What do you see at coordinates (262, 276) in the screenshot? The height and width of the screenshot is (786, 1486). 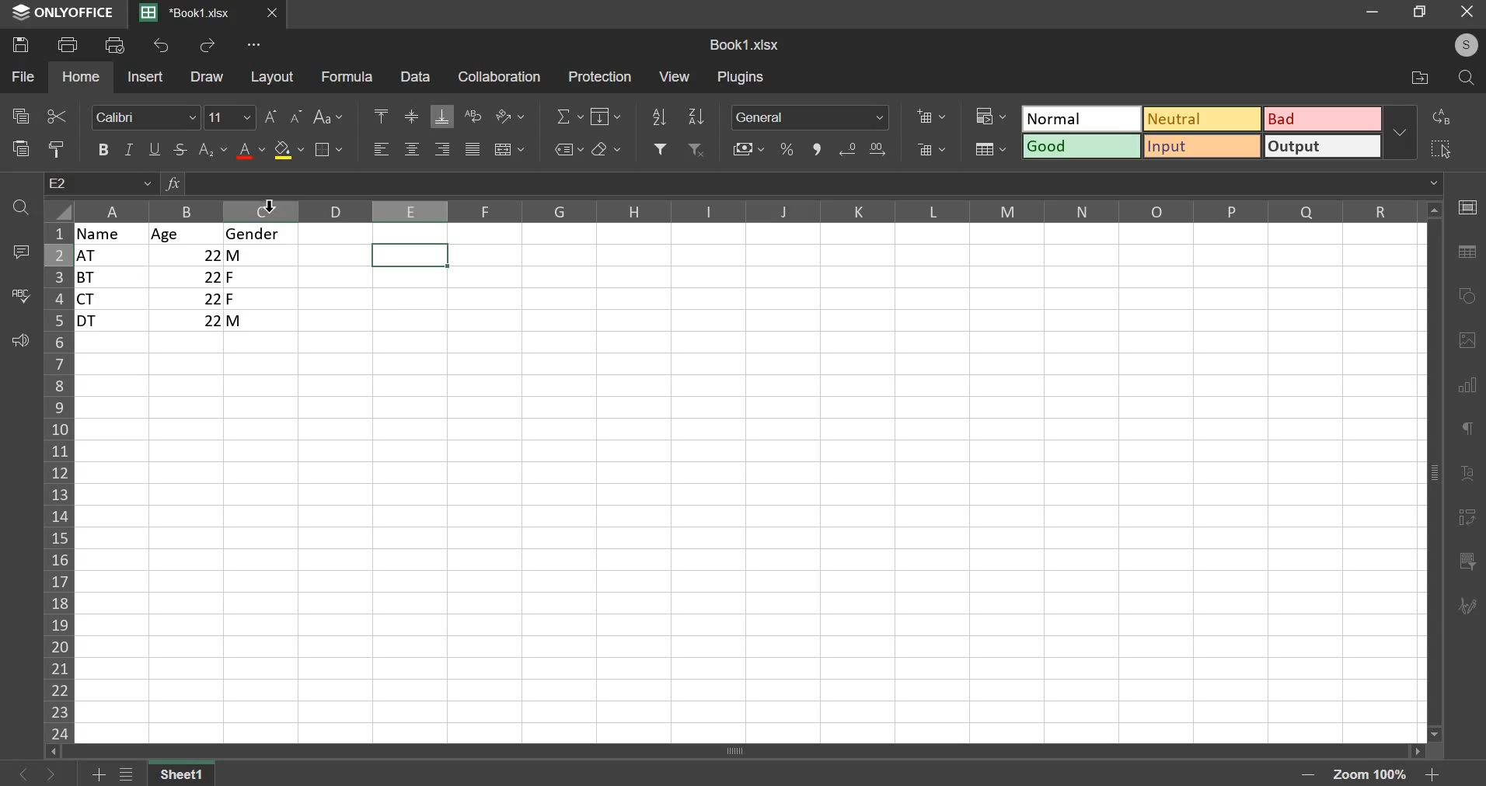 I see `F` at bounding box center [262, 276].